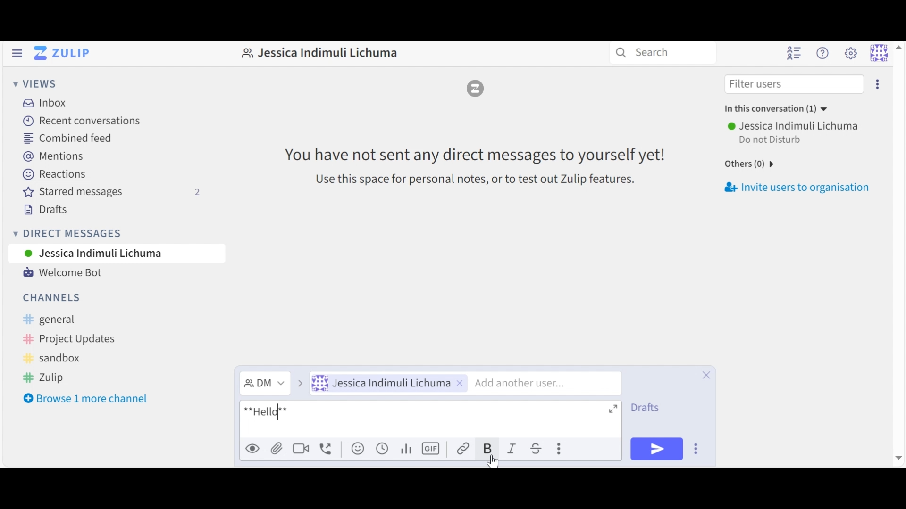 This screenshot has width=906, height=509. Describe the element at coordinates (53, 296) in the screenshot. I see `Channels` at that location.